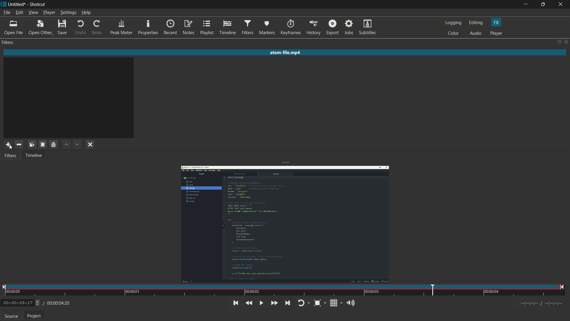  What do you see at coordinates (453, 34) in the screenshot?
I see `color` at bounding box center [453, 34].